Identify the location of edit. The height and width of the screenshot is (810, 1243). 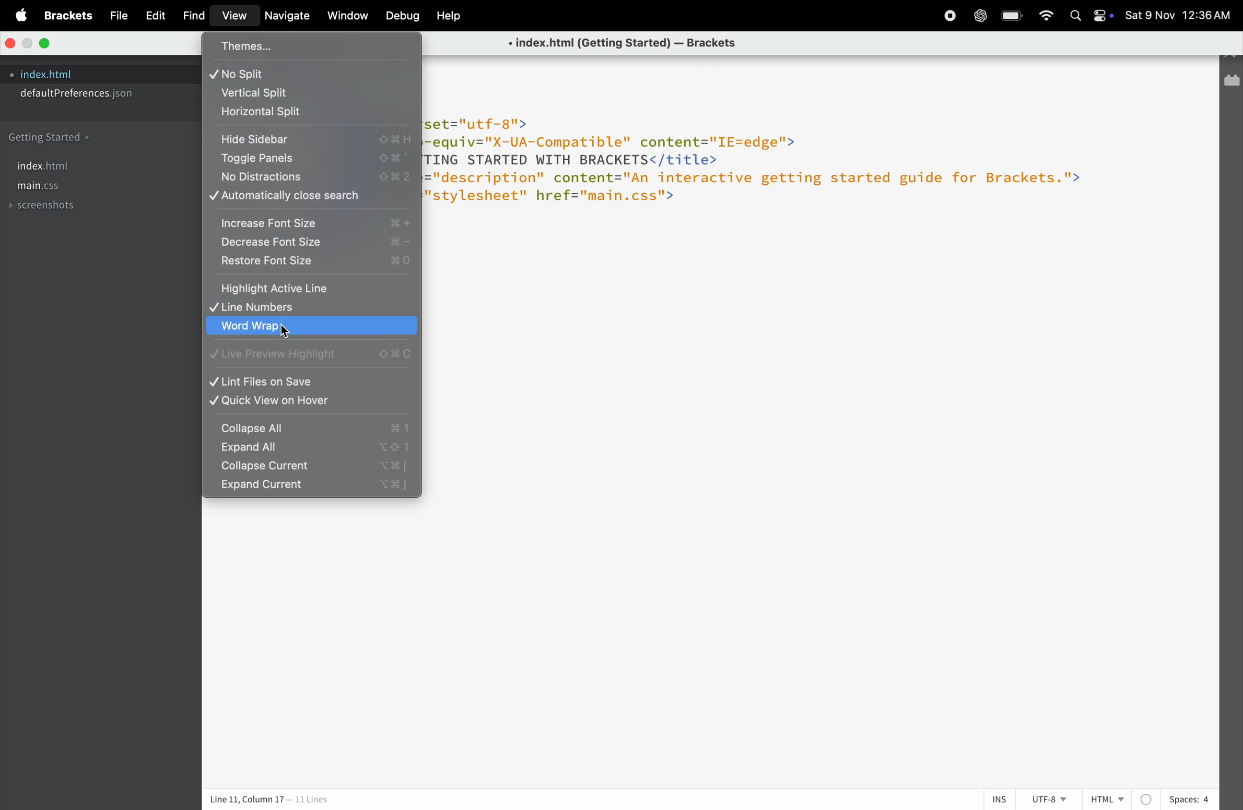
(154, 15).